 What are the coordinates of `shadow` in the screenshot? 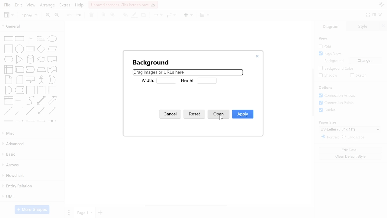 It's located at (144, 15).